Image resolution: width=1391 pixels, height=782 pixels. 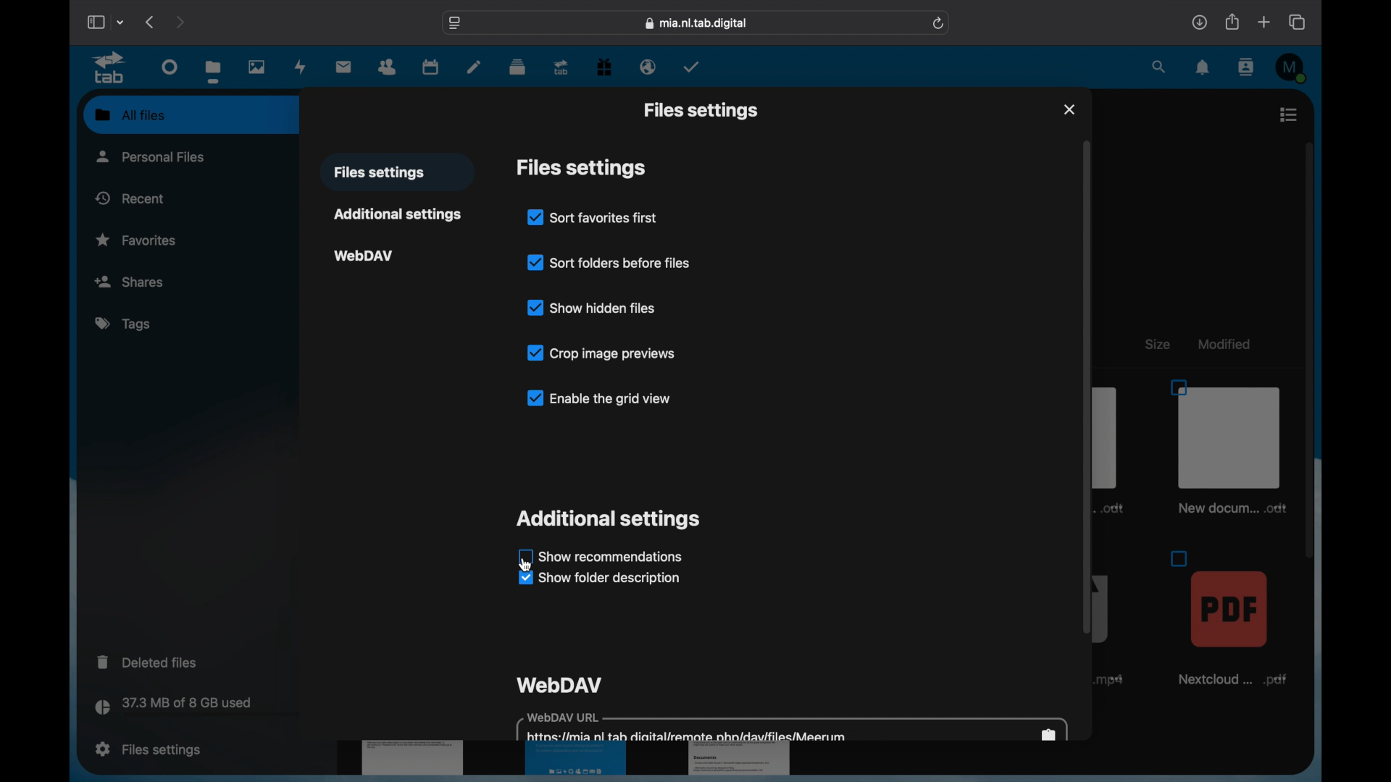 What do you see at coordinates (213, 72) in the screenshot?
I see `files` at bounding box center [213, 72].